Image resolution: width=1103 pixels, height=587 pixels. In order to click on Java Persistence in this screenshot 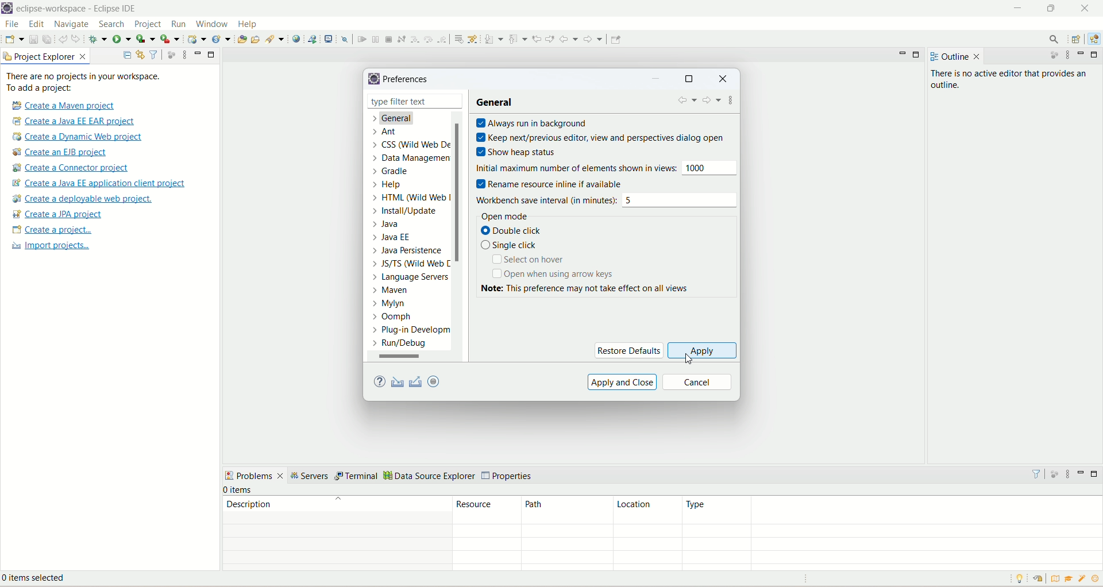, I will do `click(410, 252)`.